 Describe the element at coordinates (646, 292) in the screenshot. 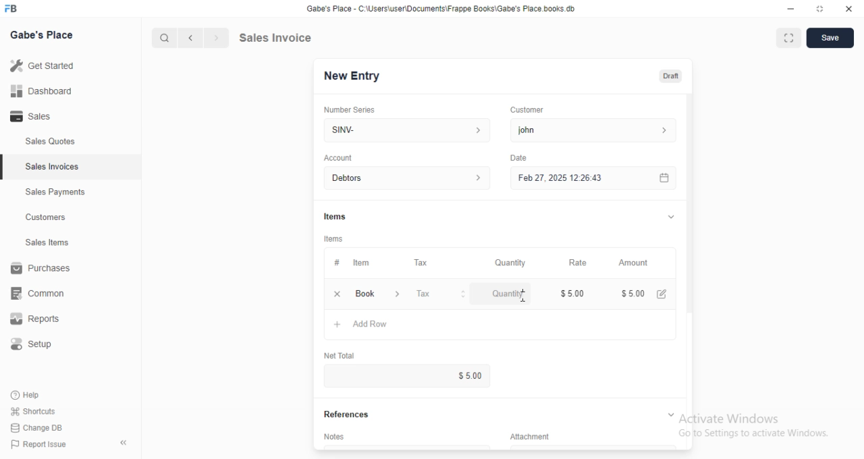

I see `$5.00` at that location.